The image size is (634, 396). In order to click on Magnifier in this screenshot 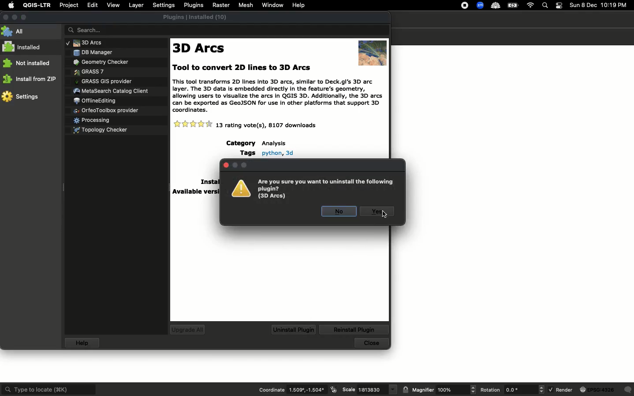, I will do `click(439, 390)`.